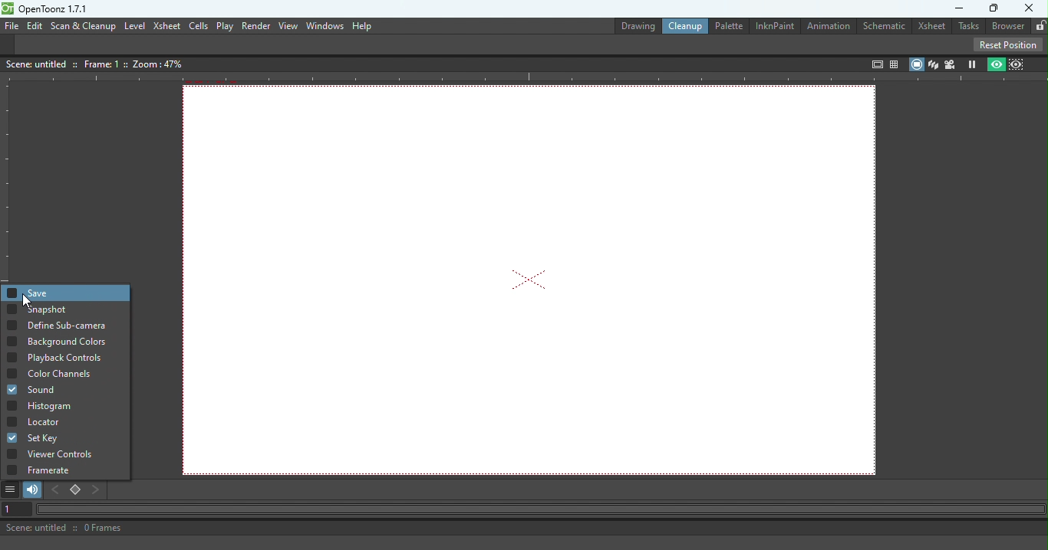  I want to click on Drawing, so click(629, 25).